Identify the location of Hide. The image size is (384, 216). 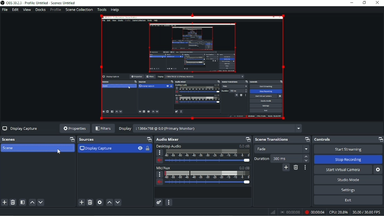
(140, 149).